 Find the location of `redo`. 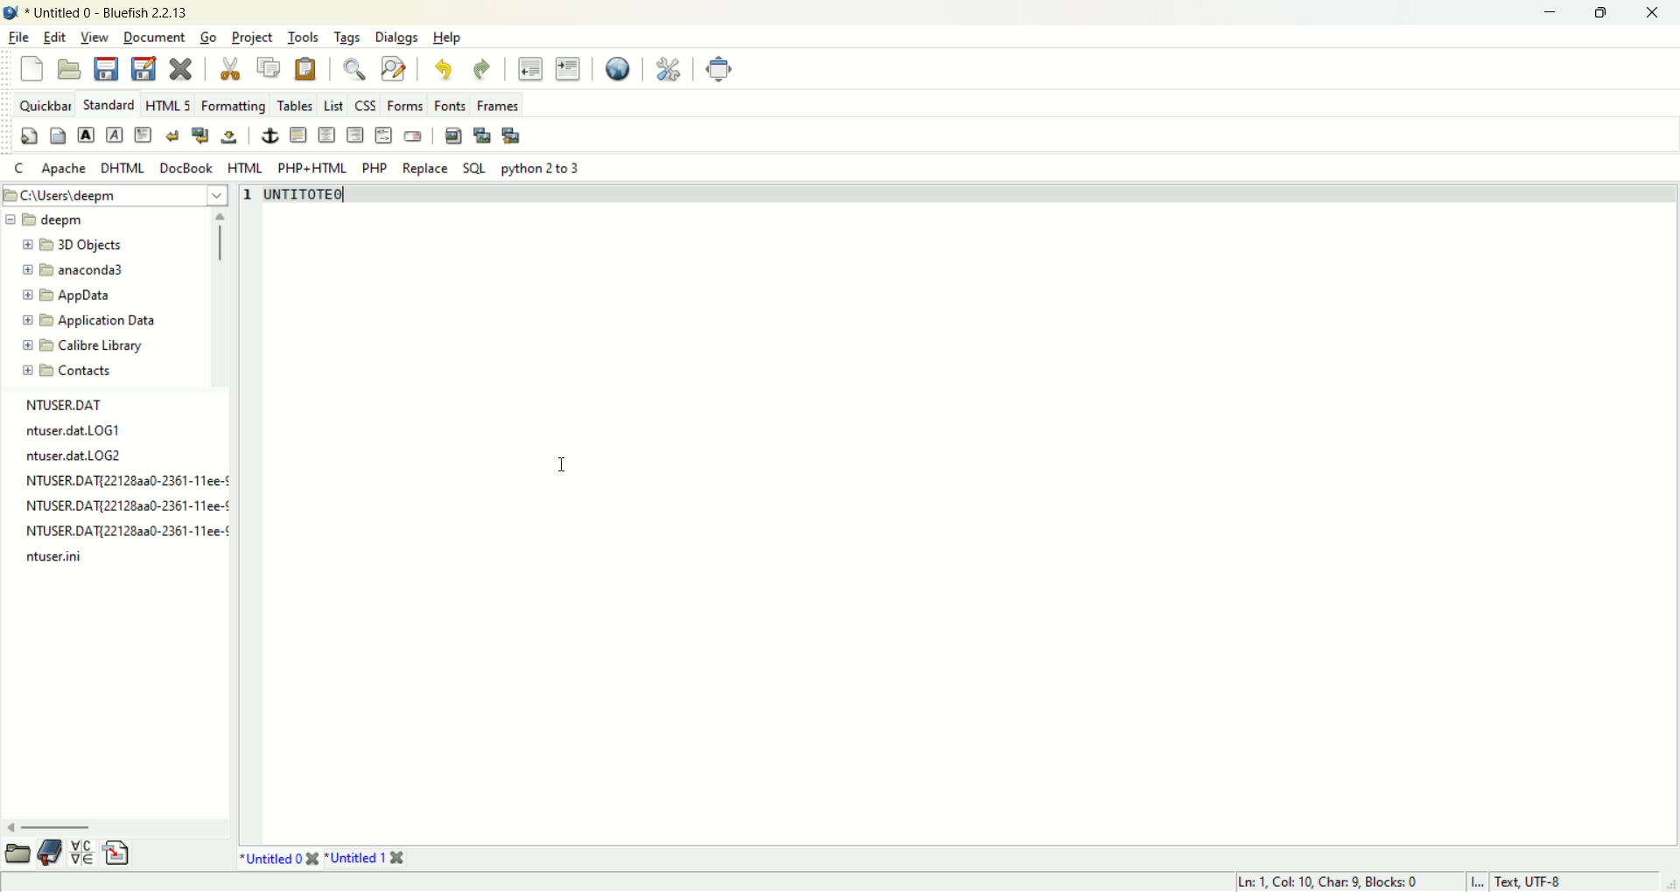

redo is located at coordinates (482, 67).